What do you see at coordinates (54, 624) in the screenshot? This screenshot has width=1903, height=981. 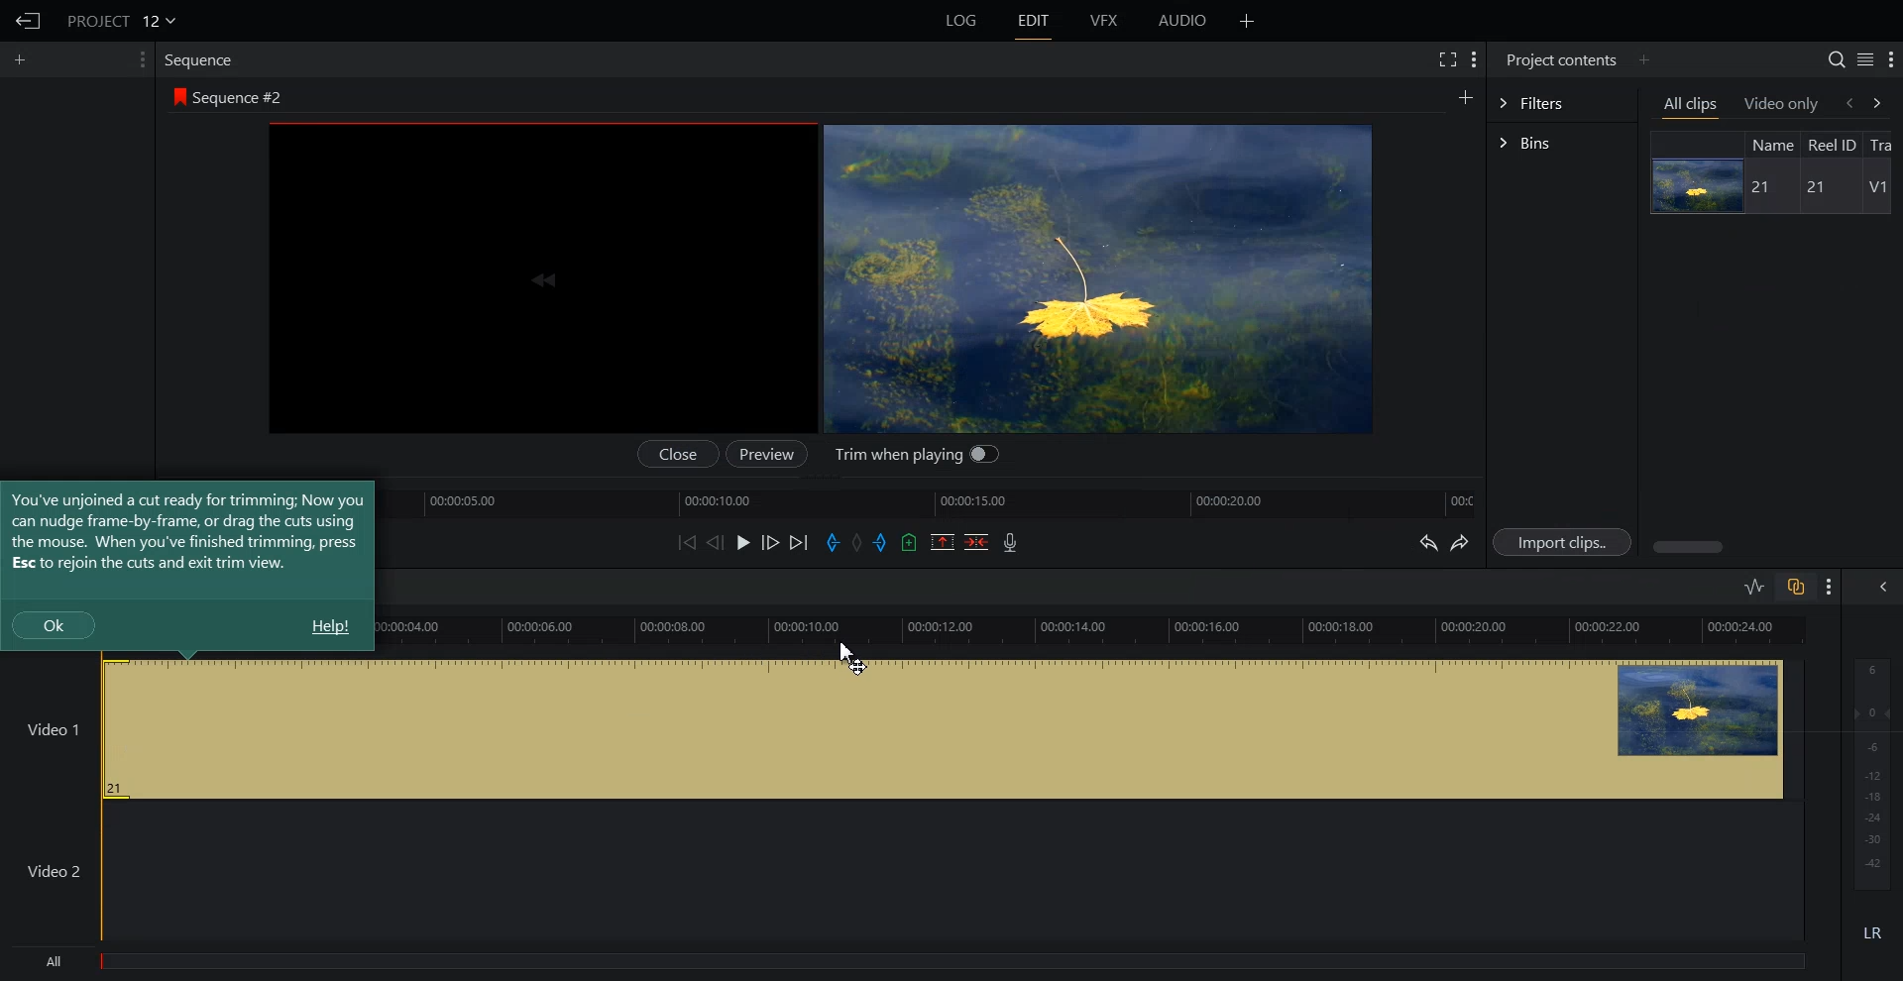 I see `ok` at bounding box center [54, 624].